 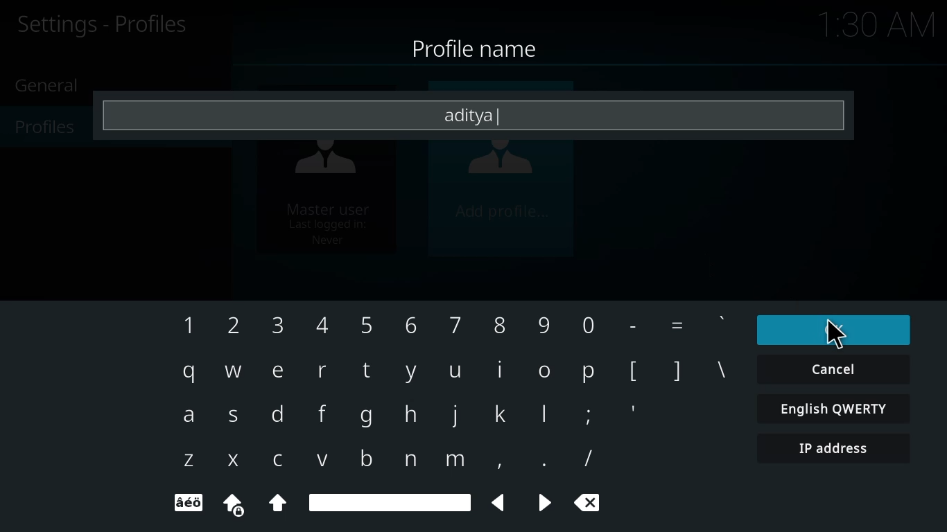 What do you see at coordinates (451, 459) in the screenshot?
I see `m` at bounding box center [451, 459].